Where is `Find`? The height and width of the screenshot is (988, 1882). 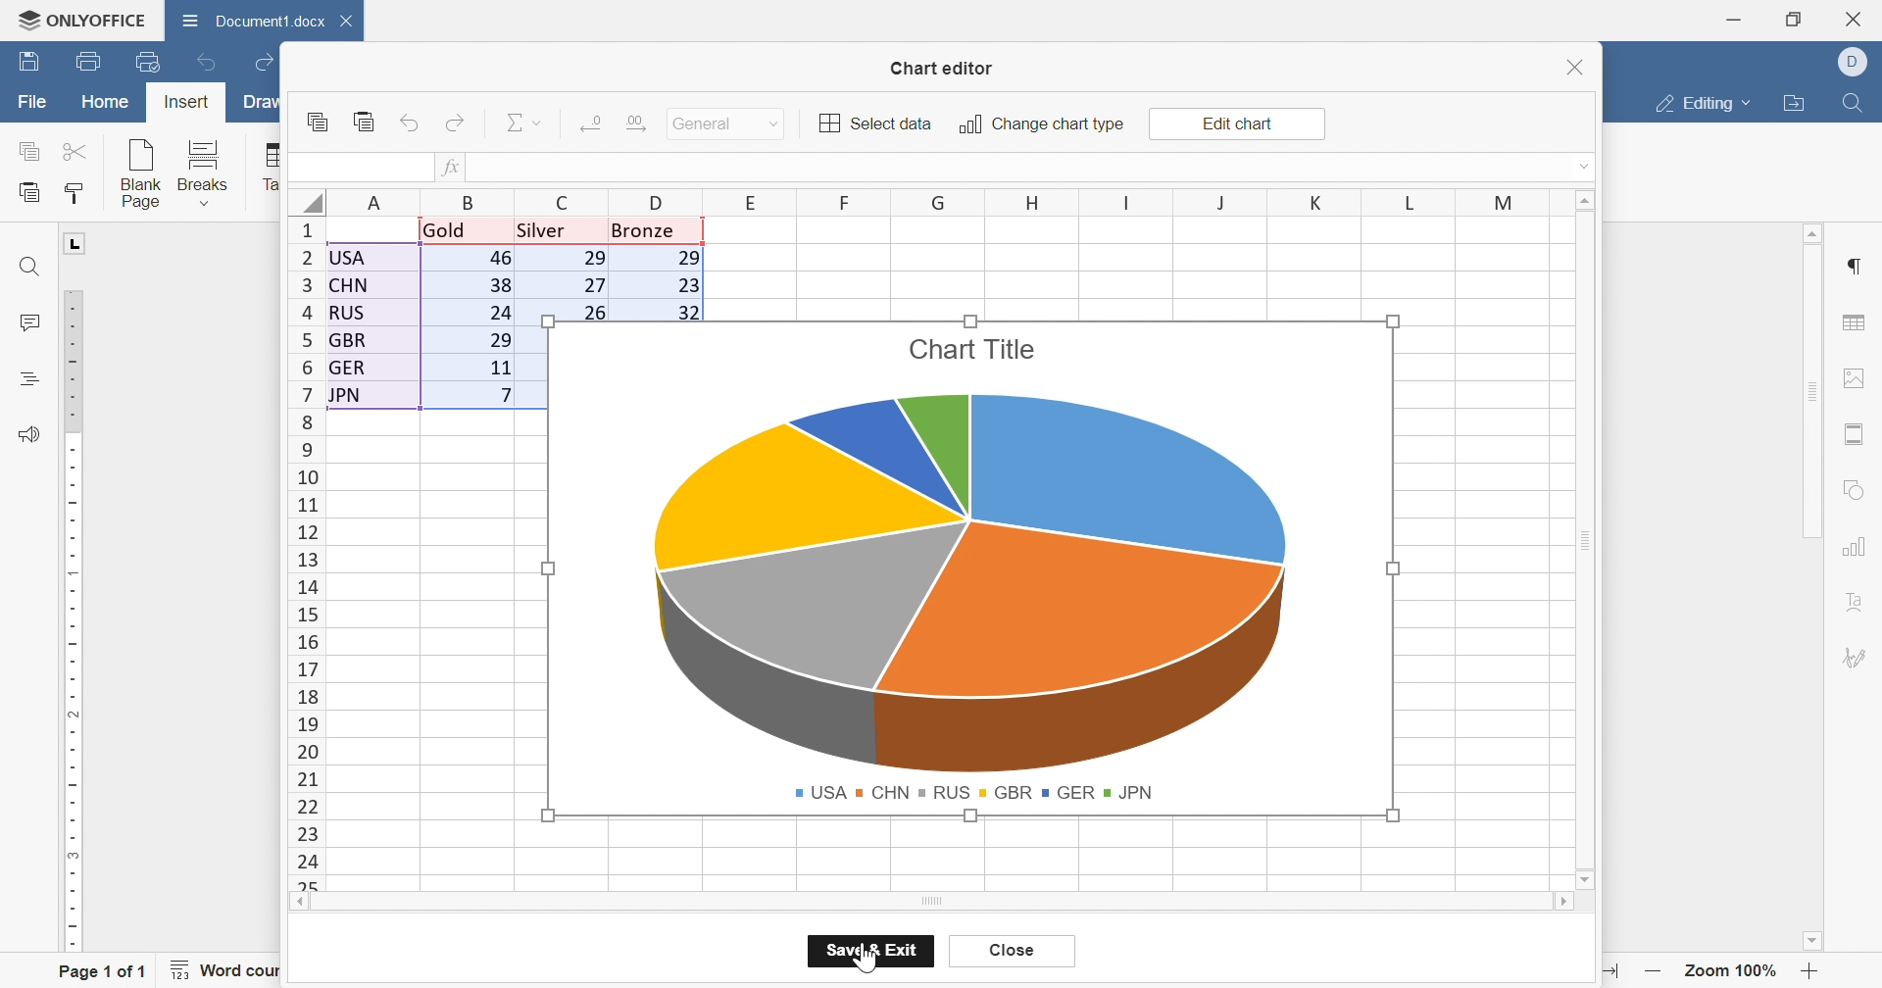 Find is located at coordinates (1857, 104).